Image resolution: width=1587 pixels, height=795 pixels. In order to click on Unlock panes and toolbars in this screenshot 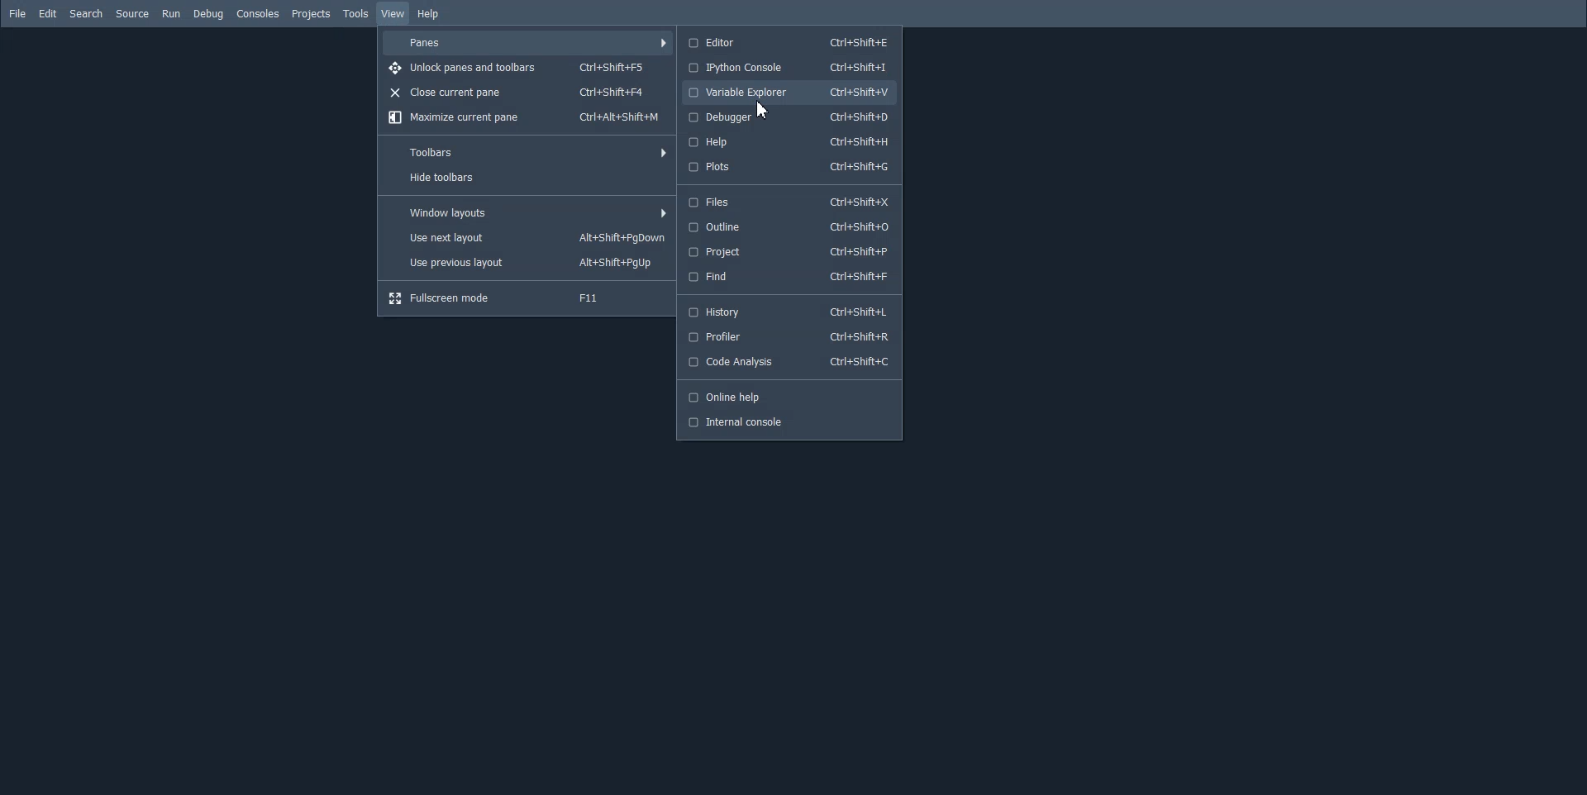, I will do `click(527, 68)`.